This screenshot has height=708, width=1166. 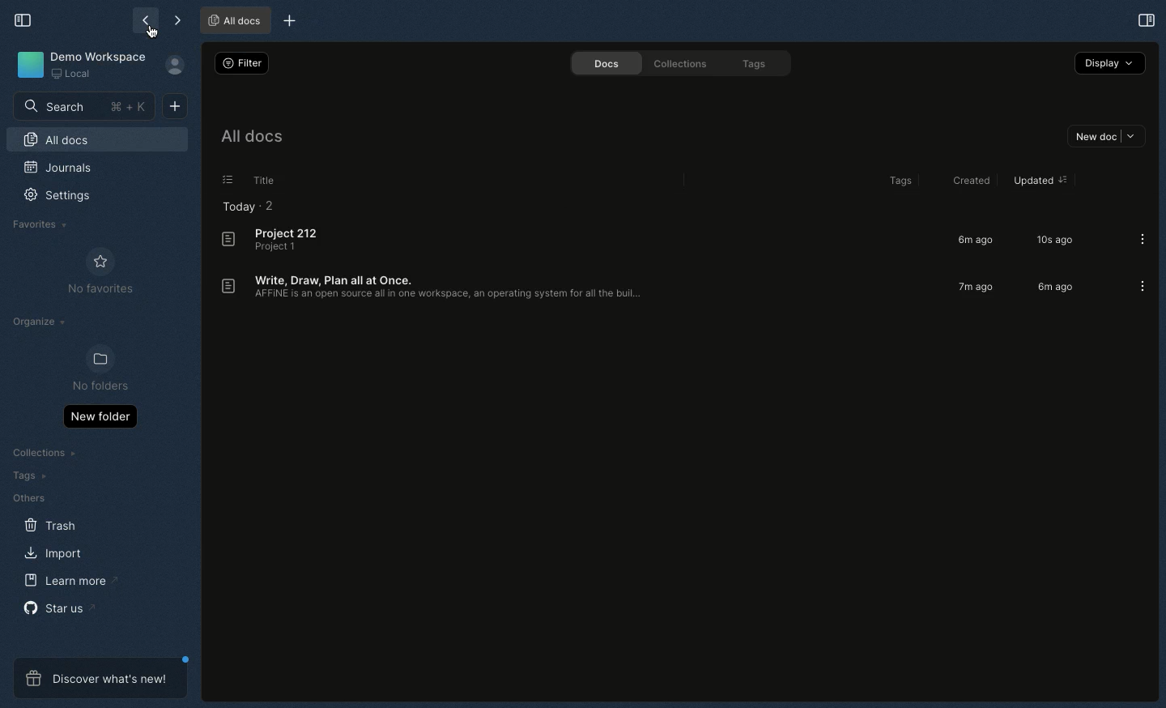 What do you see at coordinates (607, 62) in the screenshot?
I see `Docs` at bounding box center [607, 62].